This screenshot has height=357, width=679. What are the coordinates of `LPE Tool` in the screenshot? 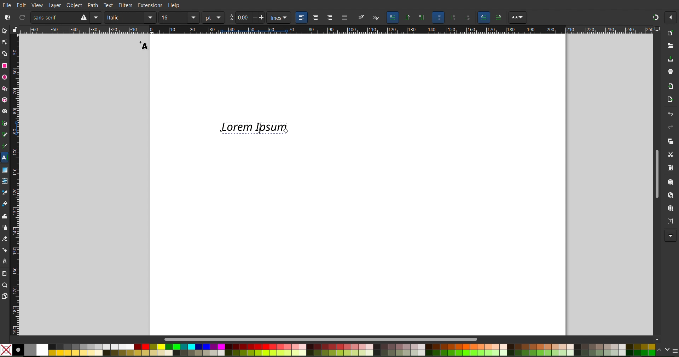 It's located at (5, 262).